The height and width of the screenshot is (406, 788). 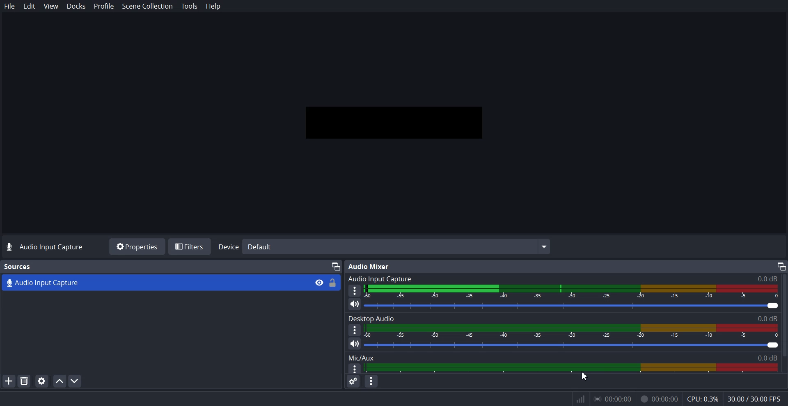 What do you see at coordinates (190, 246) in the screenshot?
I see `Filters` at bounding box center [190, 246].